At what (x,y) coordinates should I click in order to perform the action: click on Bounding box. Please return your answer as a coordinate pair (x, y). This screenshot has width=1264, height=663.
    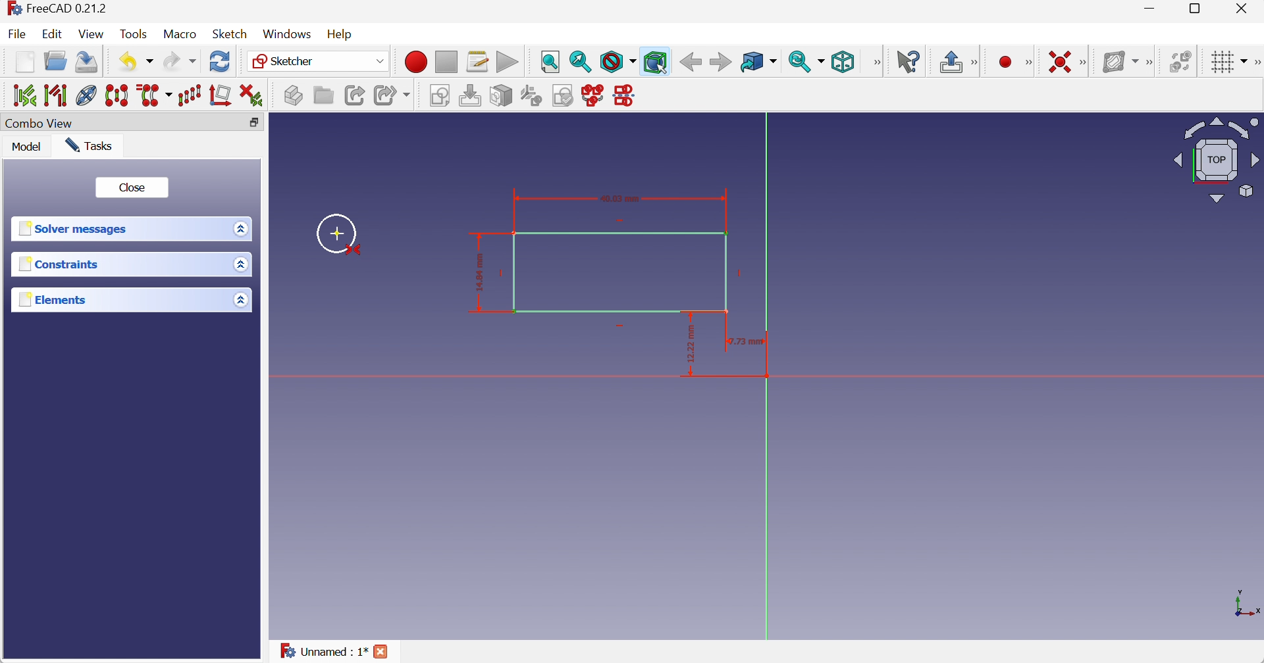
    Looking at the image, I should click on (655, 62).